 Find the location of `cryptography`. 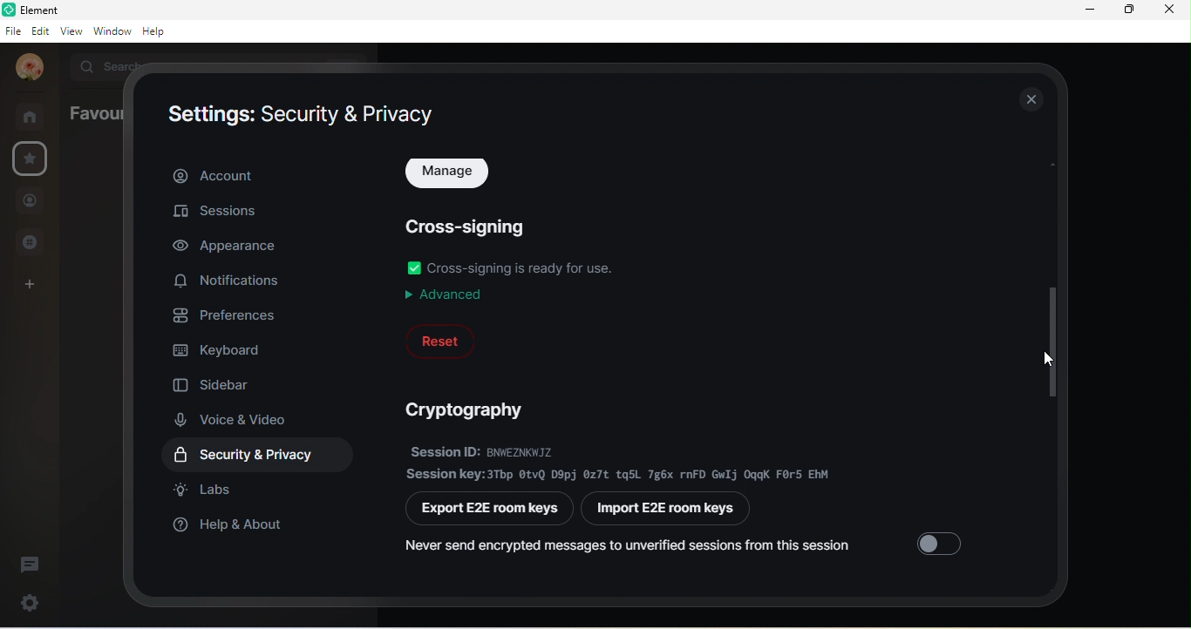

cryptography is located at coordinates (472, 409).